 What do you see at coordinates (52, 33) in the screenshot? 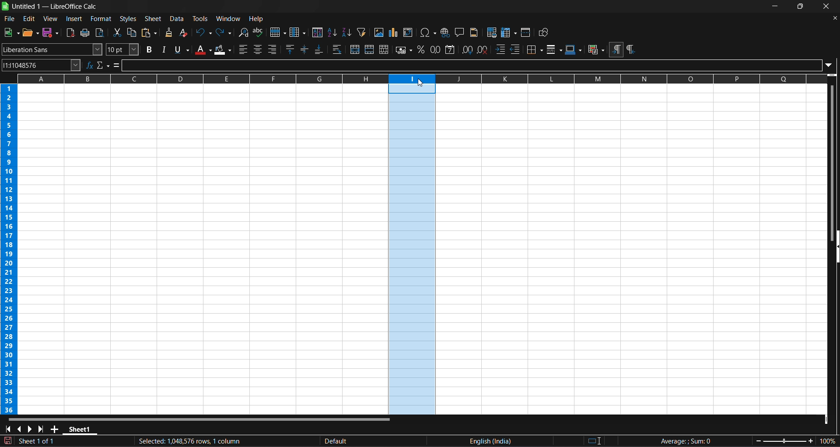
I see `save` at bounding box center [52, 33].